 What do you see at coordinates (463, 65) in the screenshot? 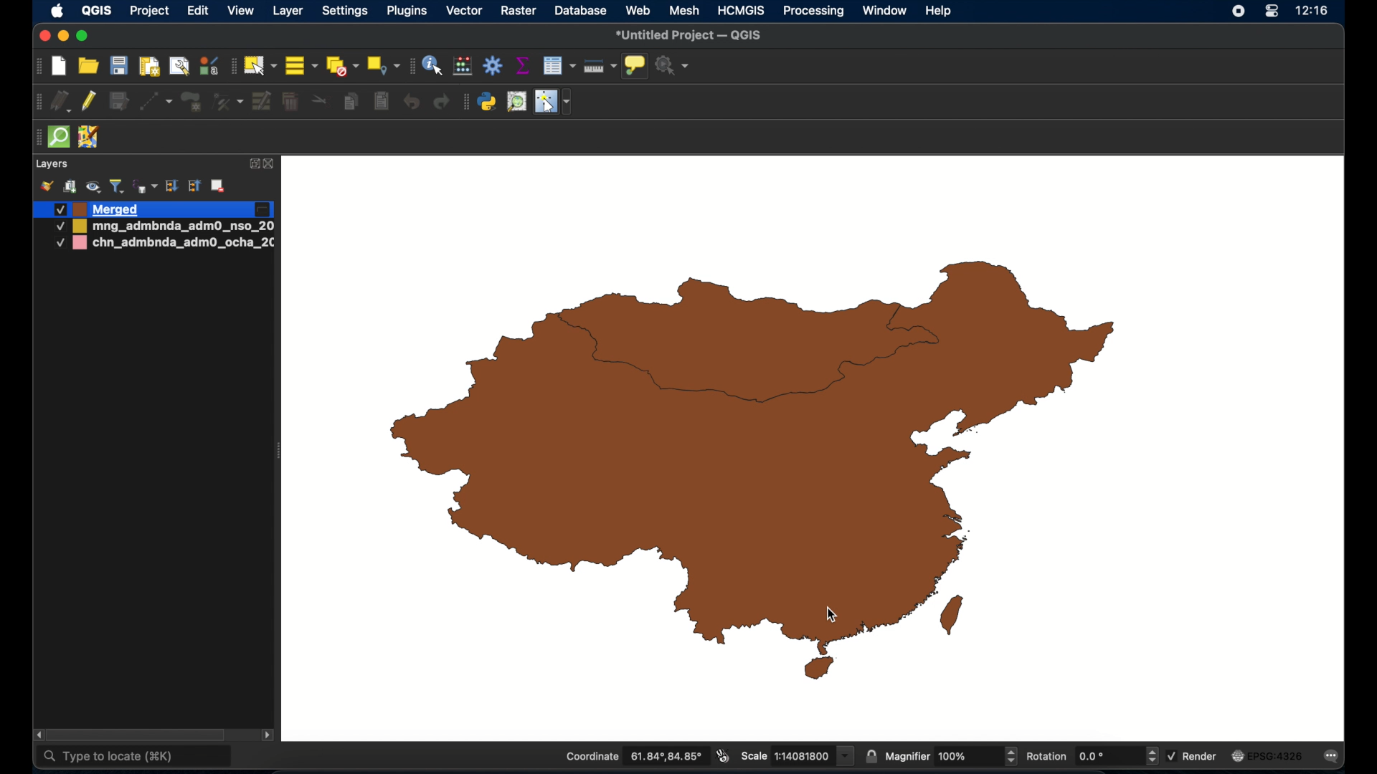
I see `open field calculator` at bounding box center [463, 65].